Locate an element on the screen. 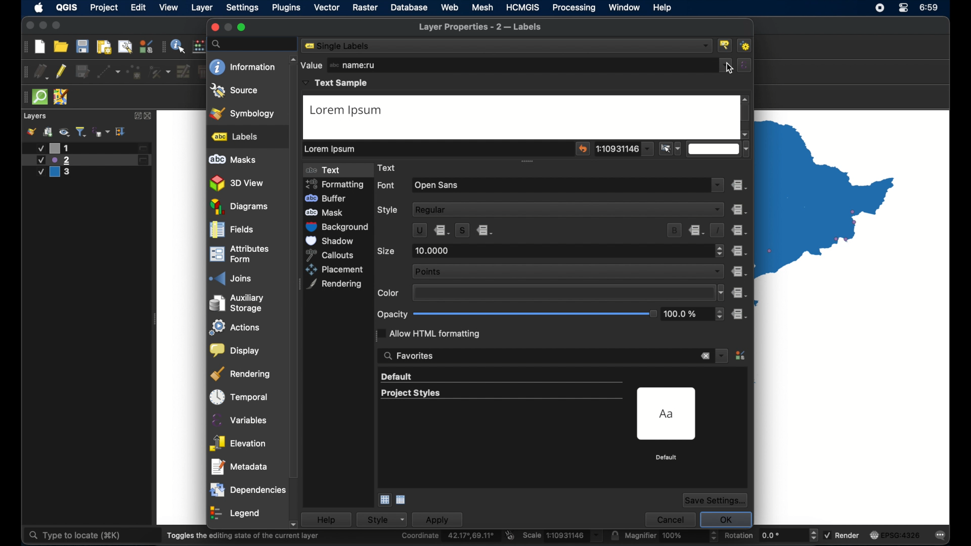 Image resolution: width=971 pixels, height=546 pixels. help is located at coordinates (663, 8).